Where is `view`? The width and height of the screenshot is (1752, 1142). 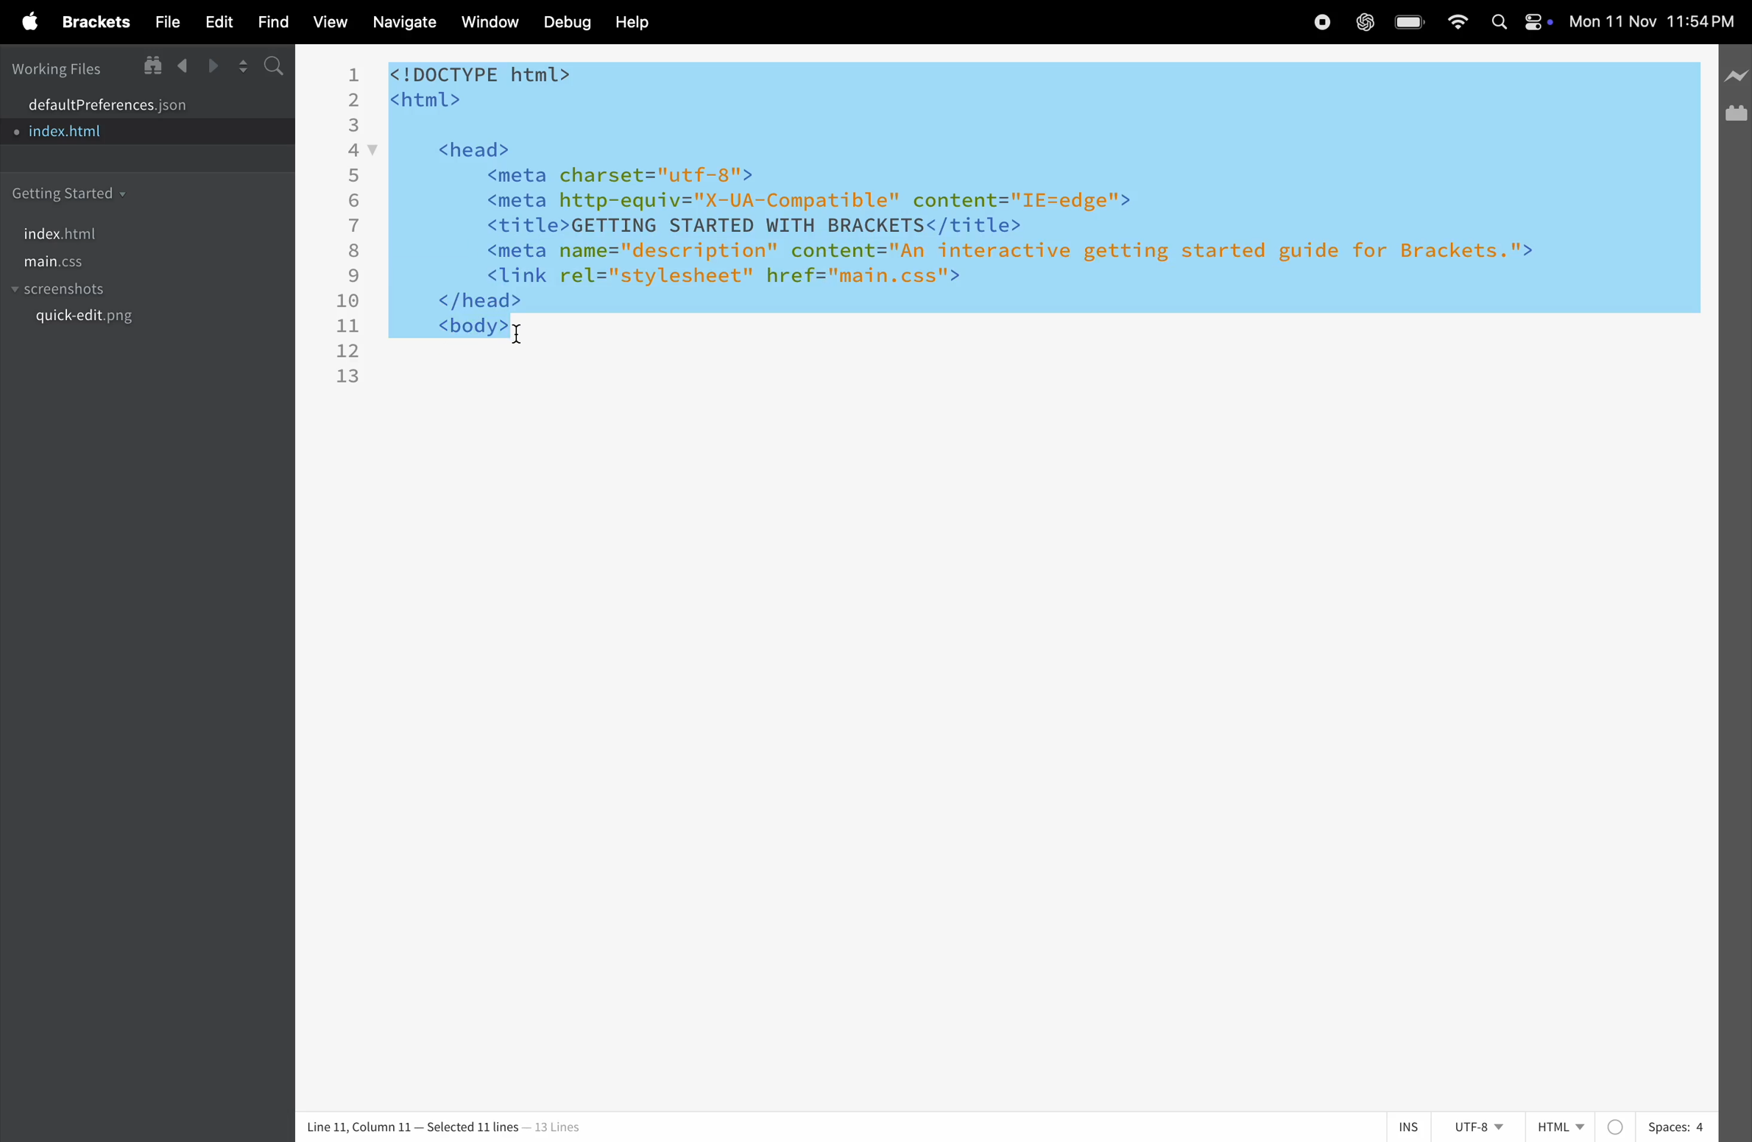
view is located at coordinates (329, 22).